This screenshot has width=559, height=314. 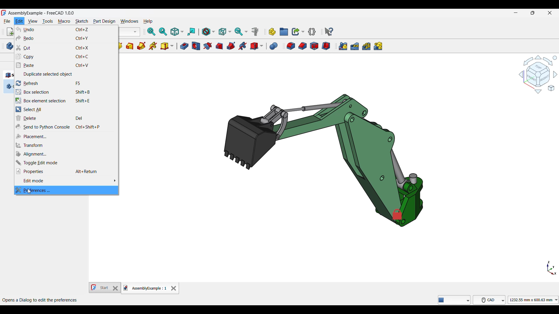 What do you see at coordinates (455, 300) in the screenshot?
I see `freeCAD tools` at bounding box center [455, 300].